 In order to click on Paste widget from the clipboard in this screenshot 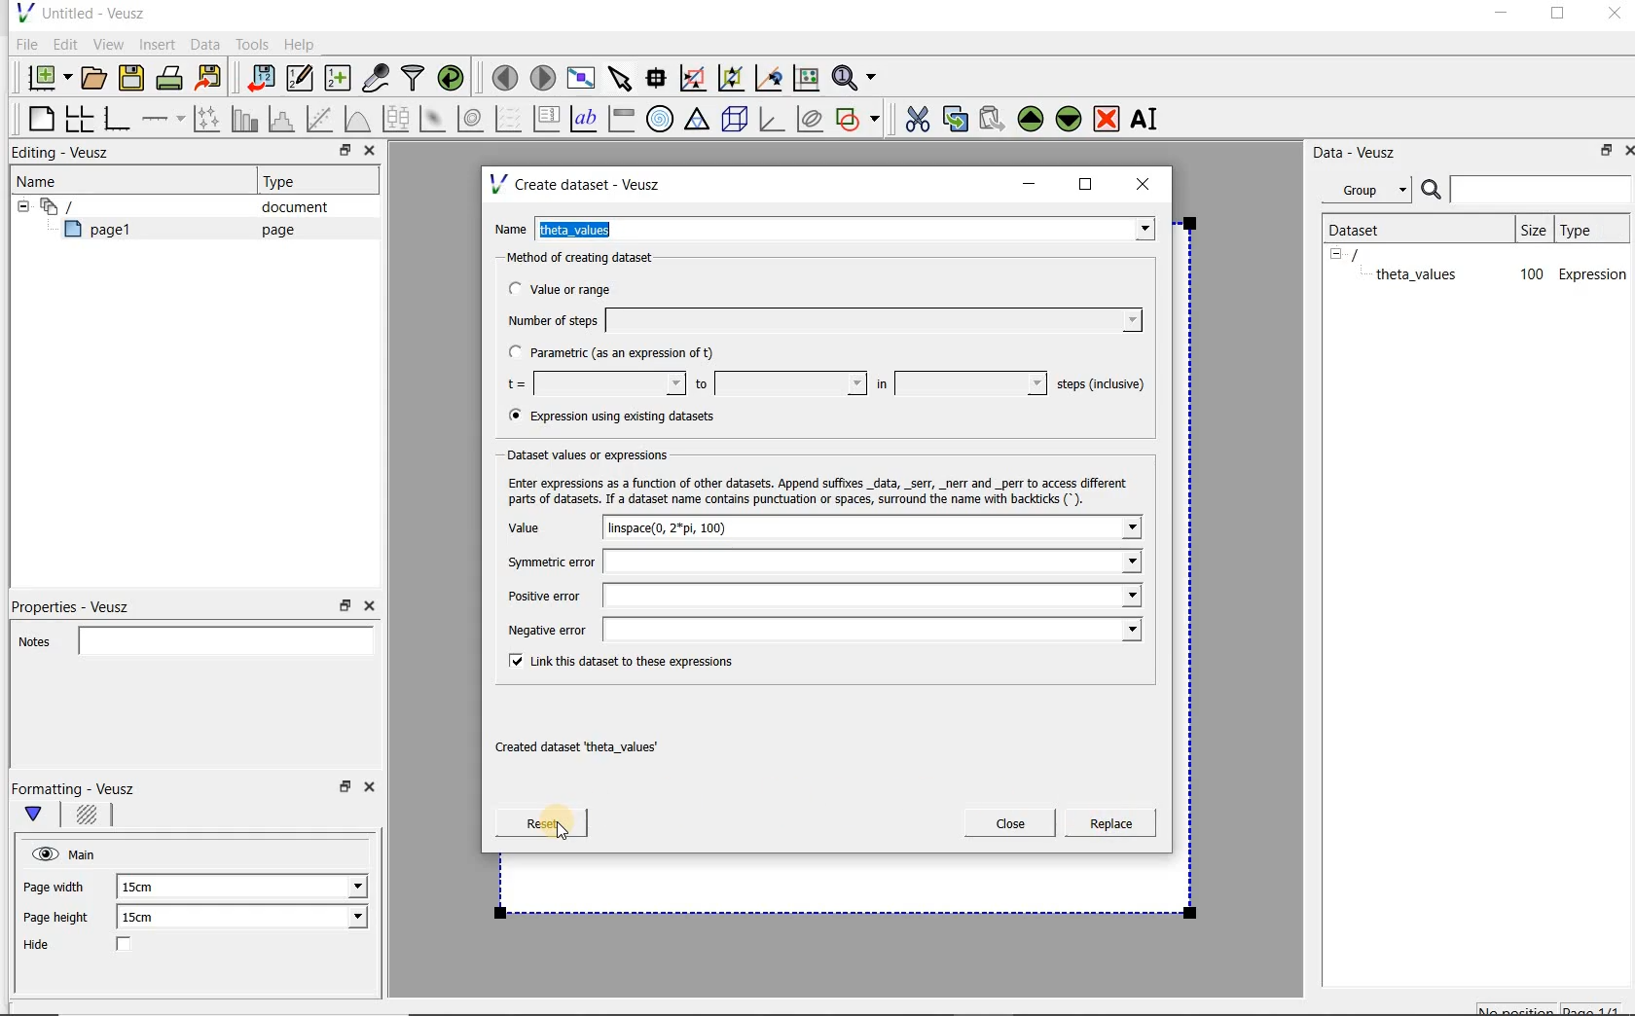, I will do `click(995, 119)`.